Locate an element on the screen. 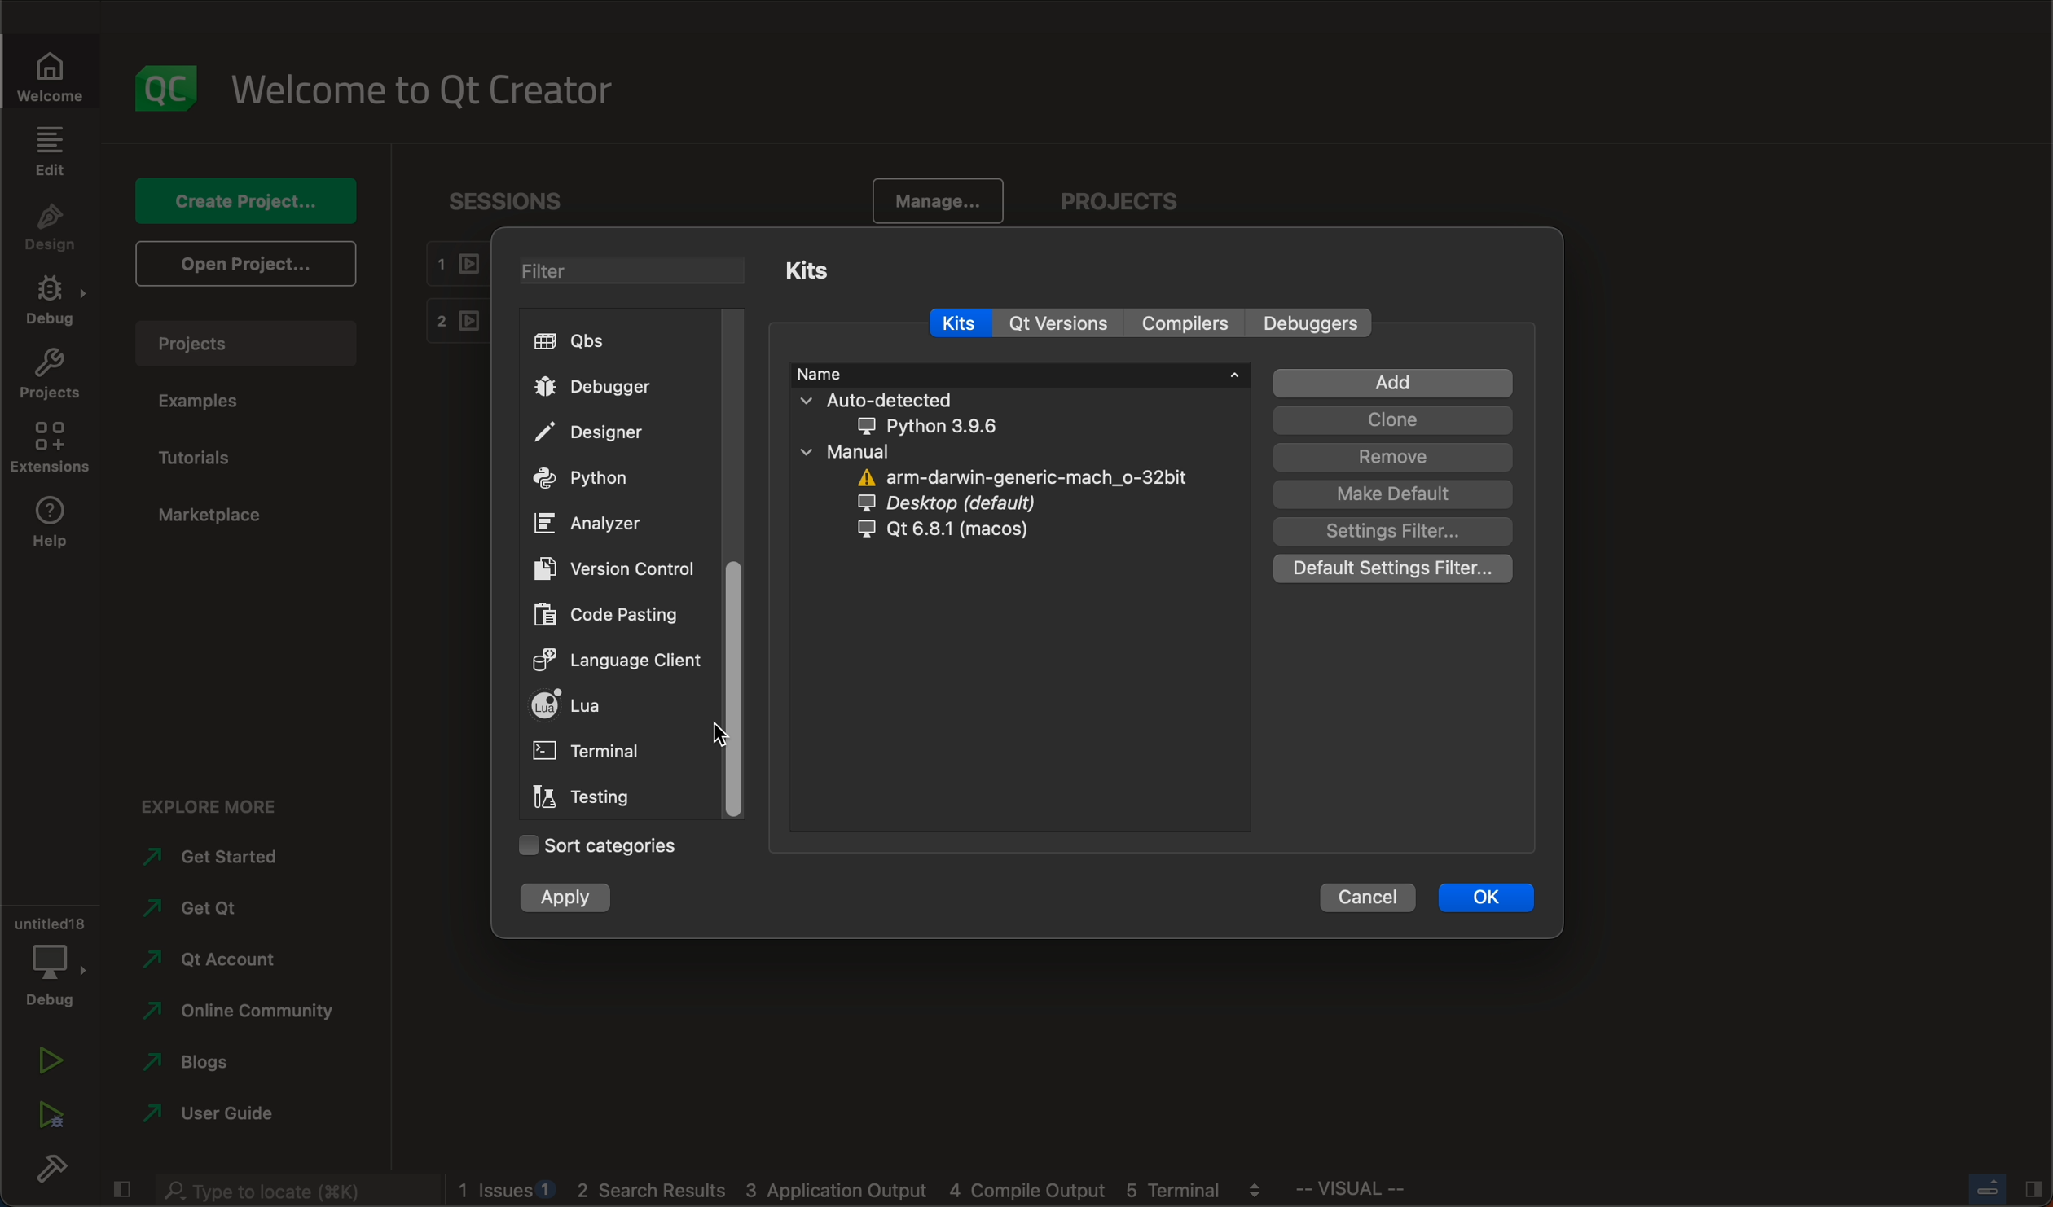  debug is located at coordinates (49, 303).